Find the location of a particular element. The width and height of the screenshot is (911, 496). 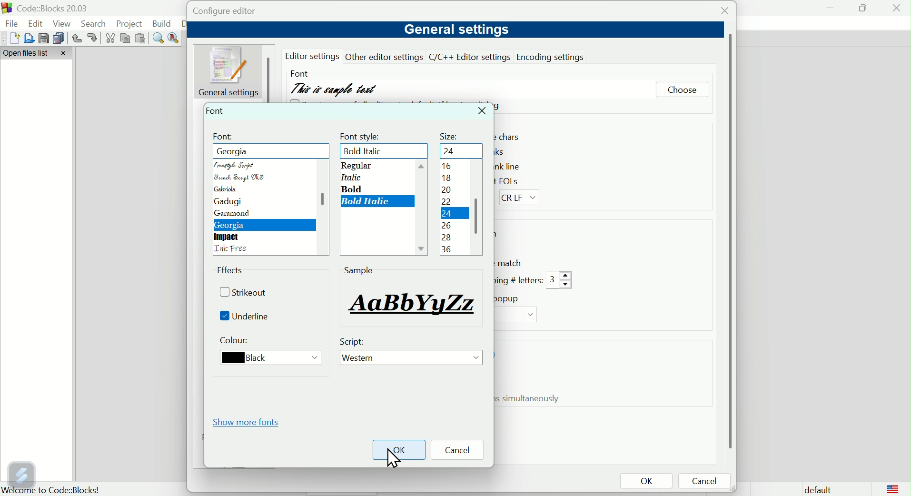

Regular is located at coordinates (357, 166).